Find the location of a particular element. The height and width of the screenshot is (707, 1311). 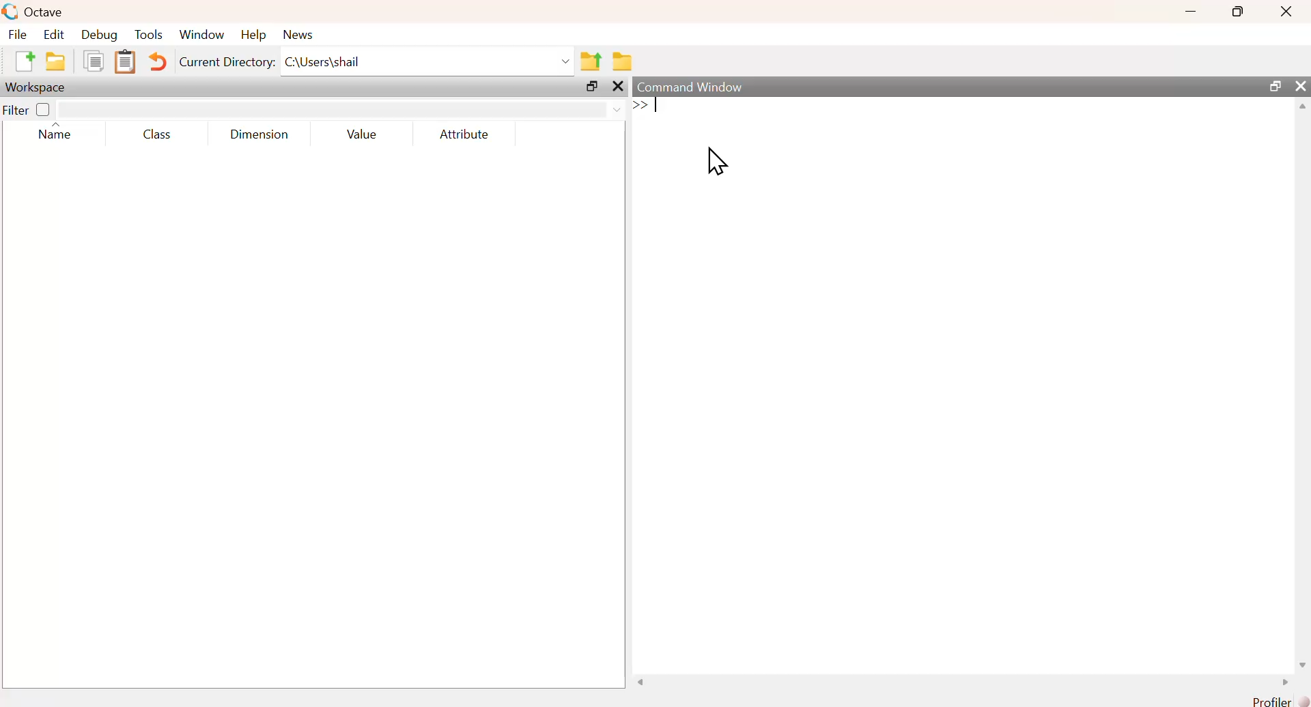

Filter is located at coordinates (29, 109).